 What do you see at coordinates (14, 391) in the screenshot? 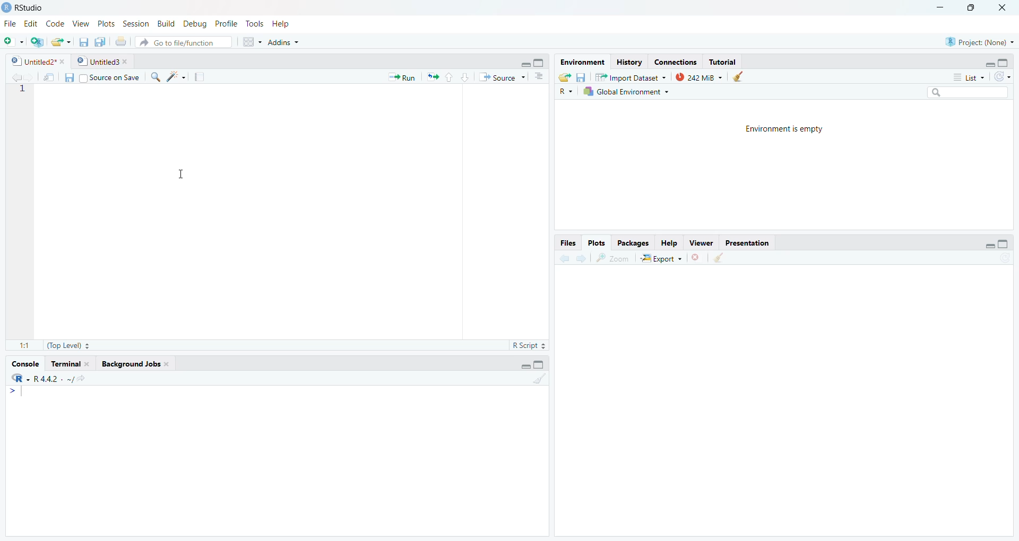
I see `Arrow` at bounding box center [14, 391].